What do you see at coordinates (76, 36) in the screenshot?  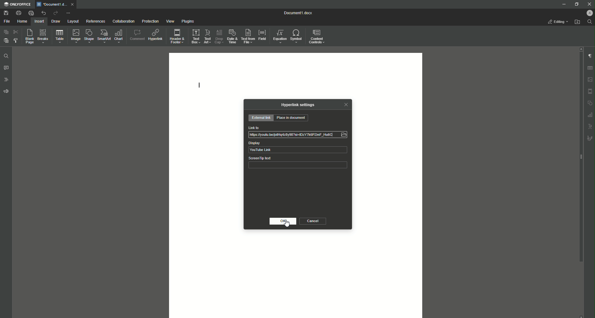 I see `Image` at bounding box center [76, 36].